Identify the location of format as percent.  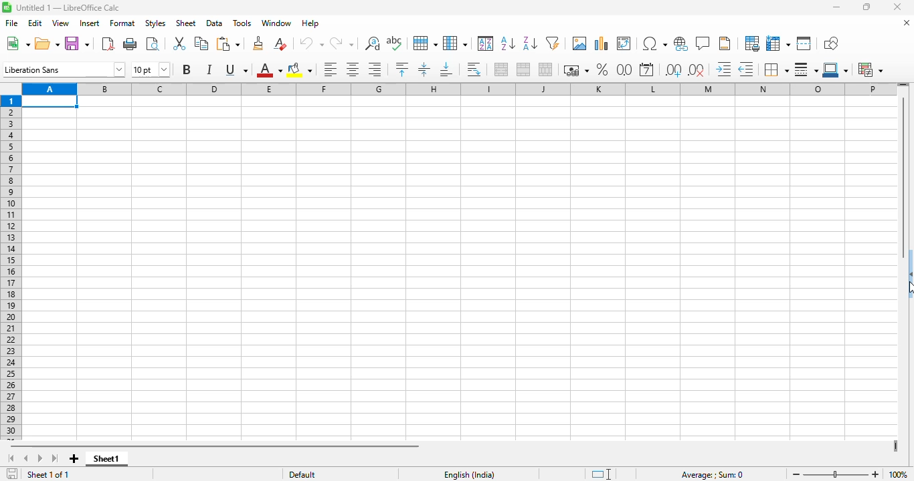
(602, 69).